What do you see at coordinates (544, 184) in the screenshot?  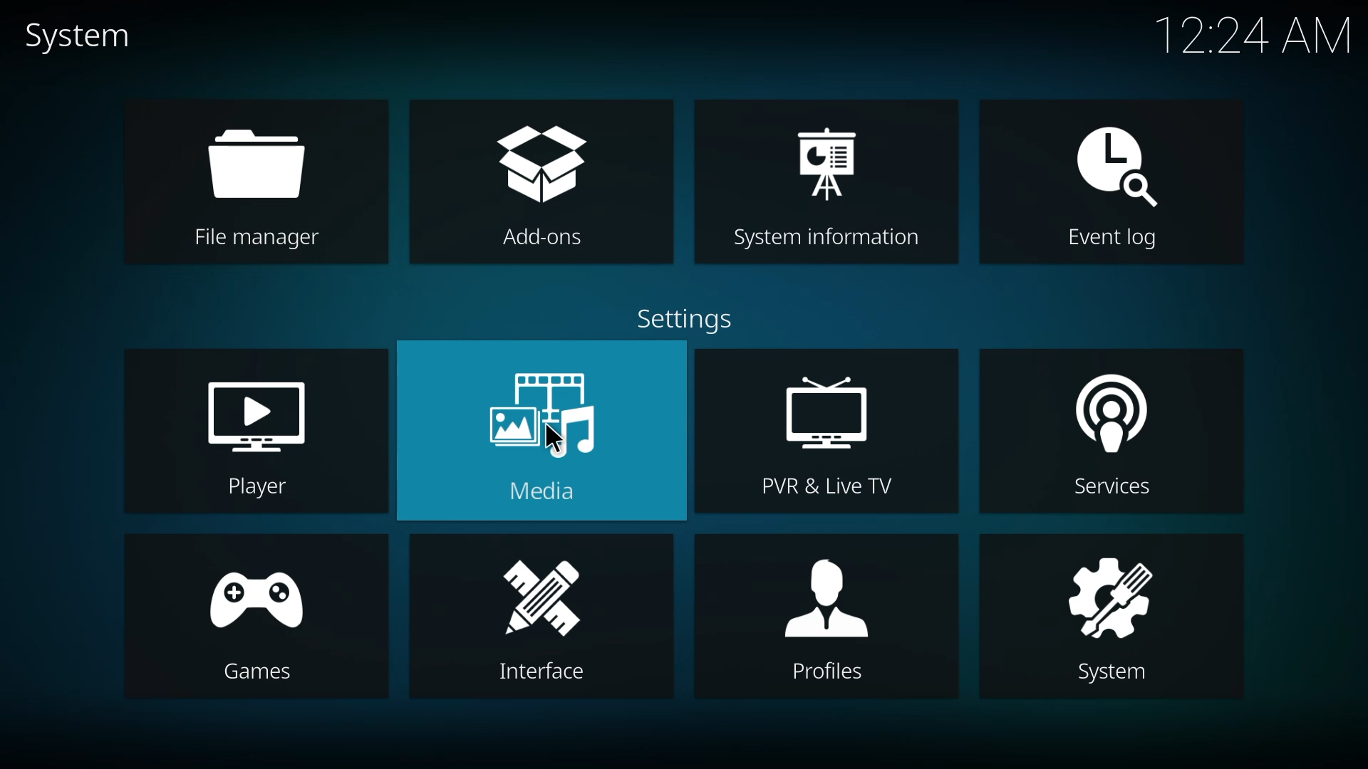 I see `add-ons` at bounding box center [544, 184].